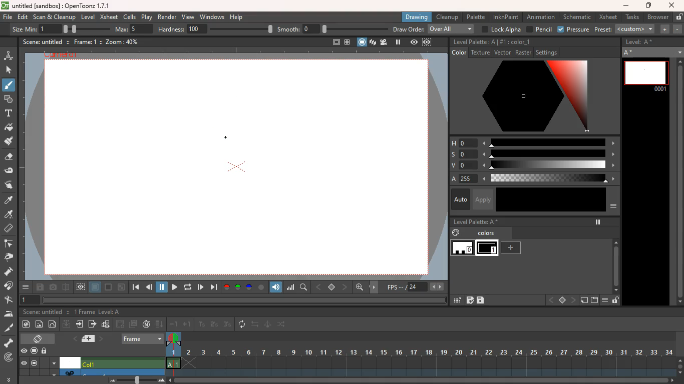 This screenshot has height=384, width=684. Describe the element at coordinates (460, 166) in the screenshot. I see `v 0` at that location.